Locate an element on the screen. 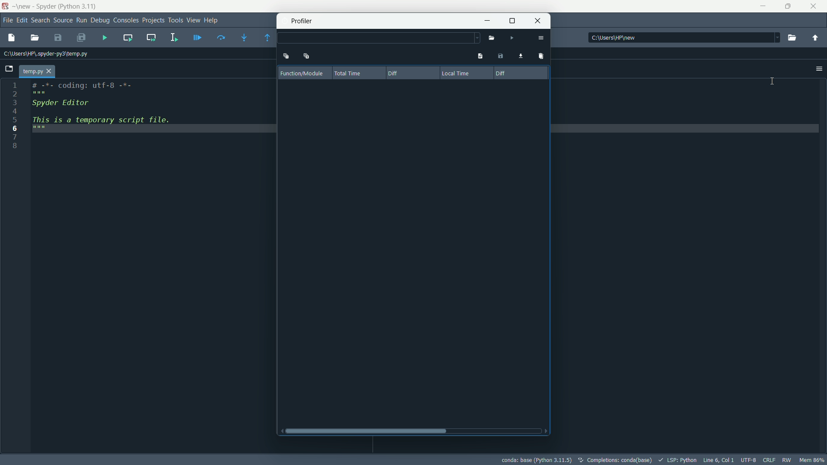 Image resolution: width=827 pixels, height=465 pixels. memory usage is located at coordinates (812, 460).